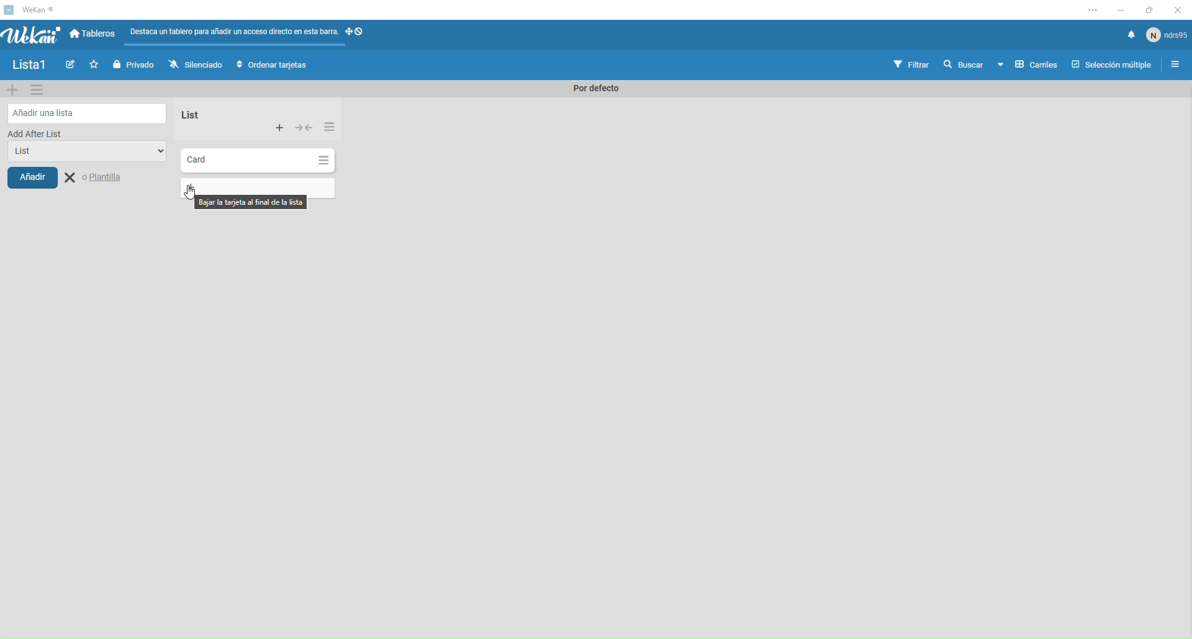 Image resolution: width=1192 pixels, height=639 pixels. Describe the element at coordinates (250, 202) in the screenshot. I see `pop up` at that location.